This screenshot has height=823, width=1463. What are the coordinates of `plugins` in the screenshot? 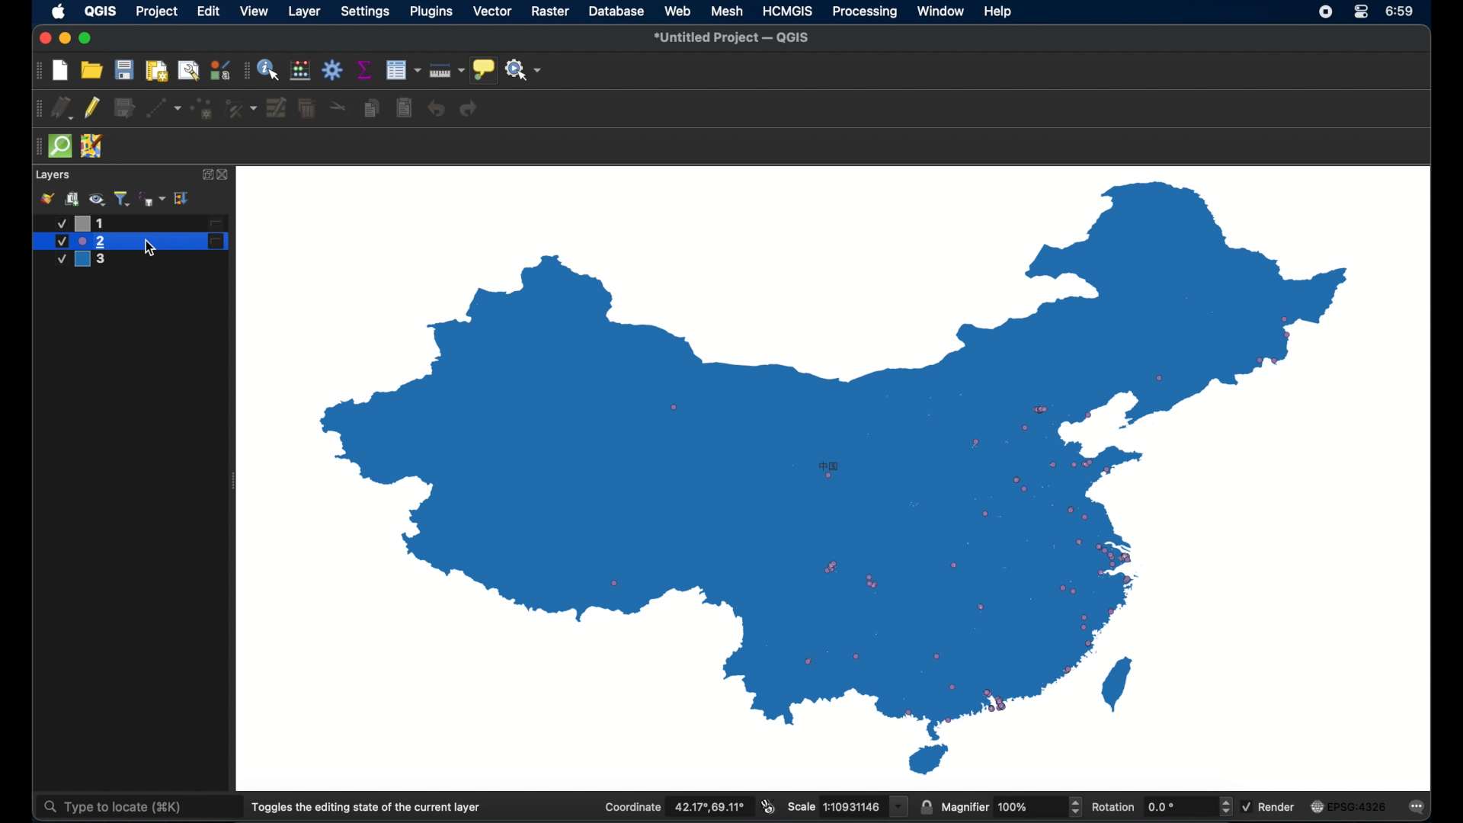 It's located at (432, 11).